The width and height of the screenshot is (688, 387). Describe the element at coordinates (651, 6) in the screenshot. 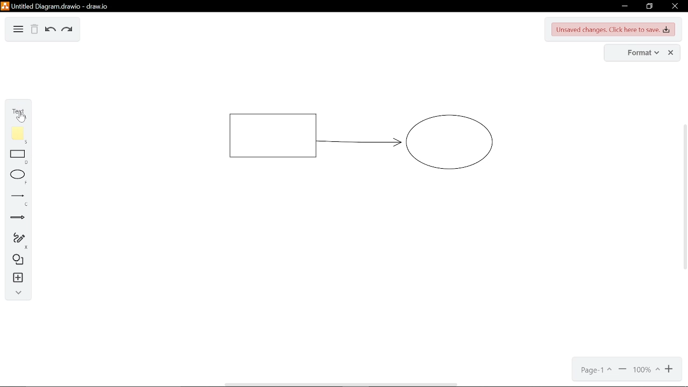

I see `restore down` at that location.